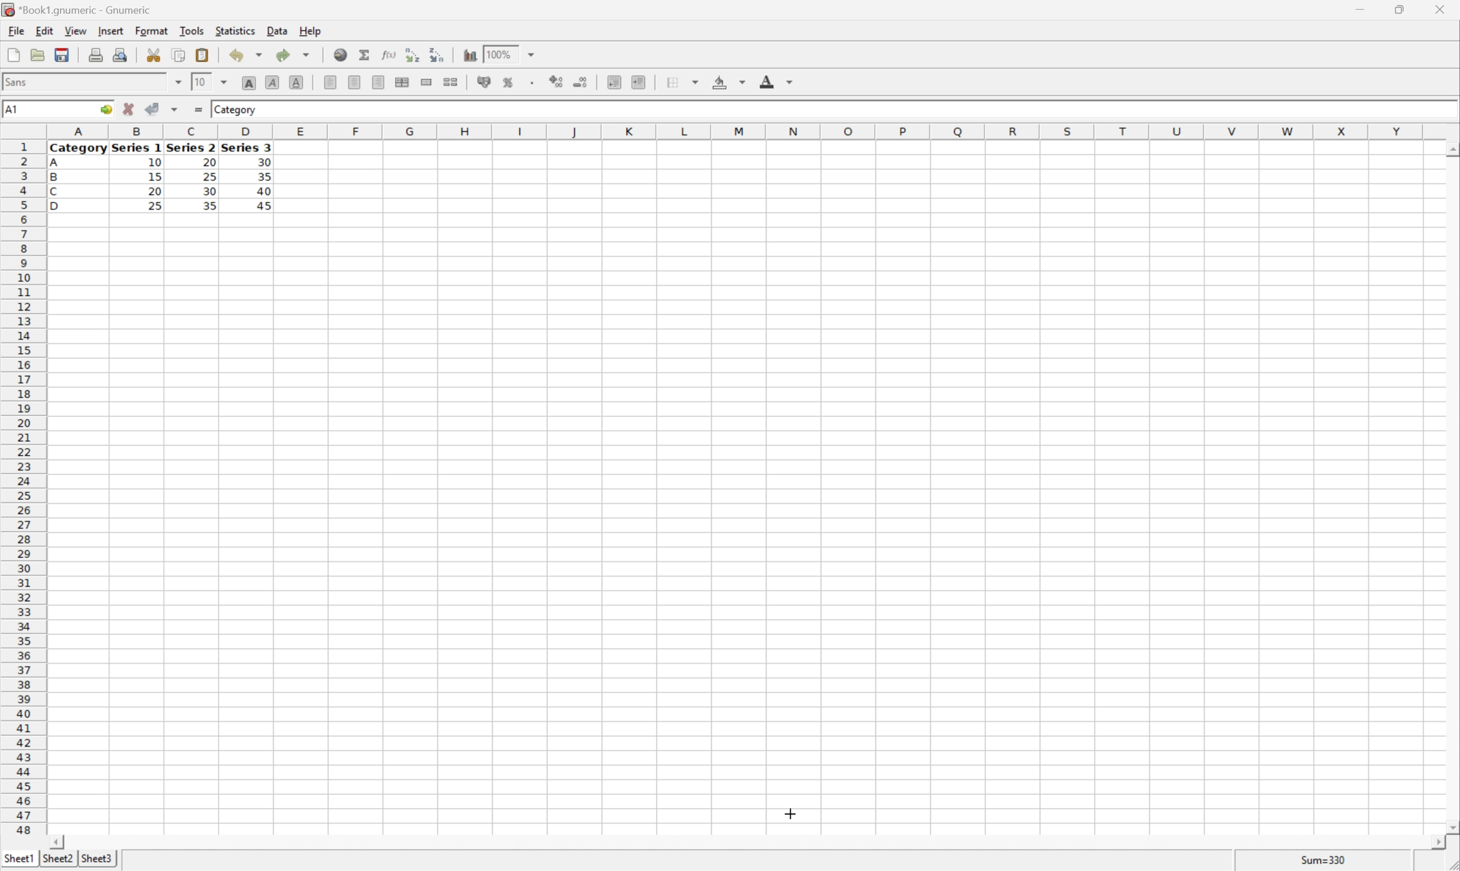 This screenshot has height=871, width=1460. What do you see at coordinates (192, 30) in the screenshot?
I see `Tools` at bounding box center [192, 30].